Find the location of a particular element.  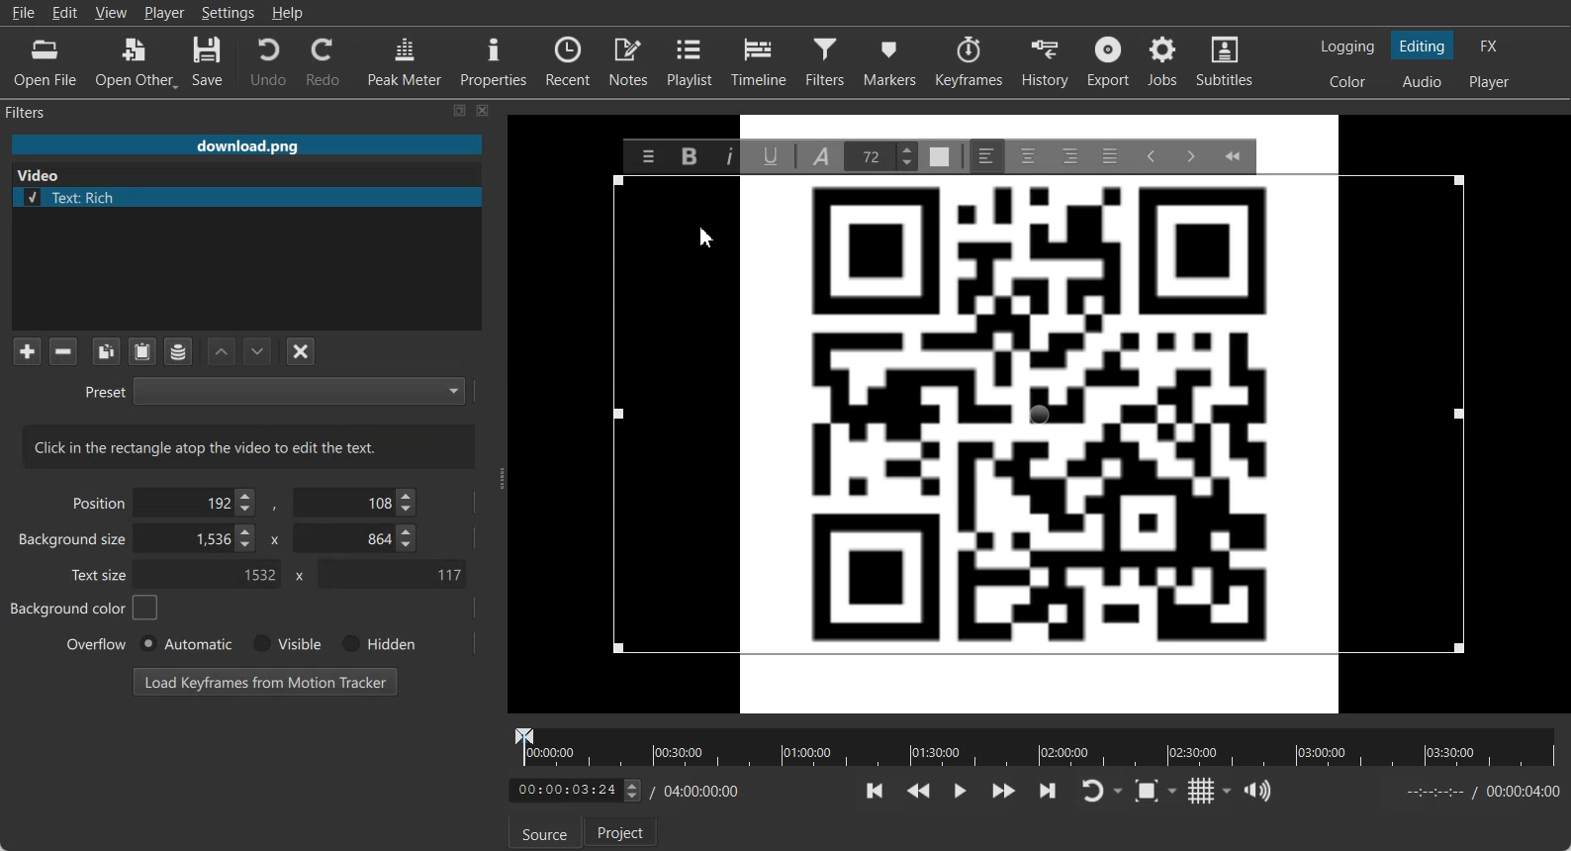

Preset is located at coordinates (274, 390).